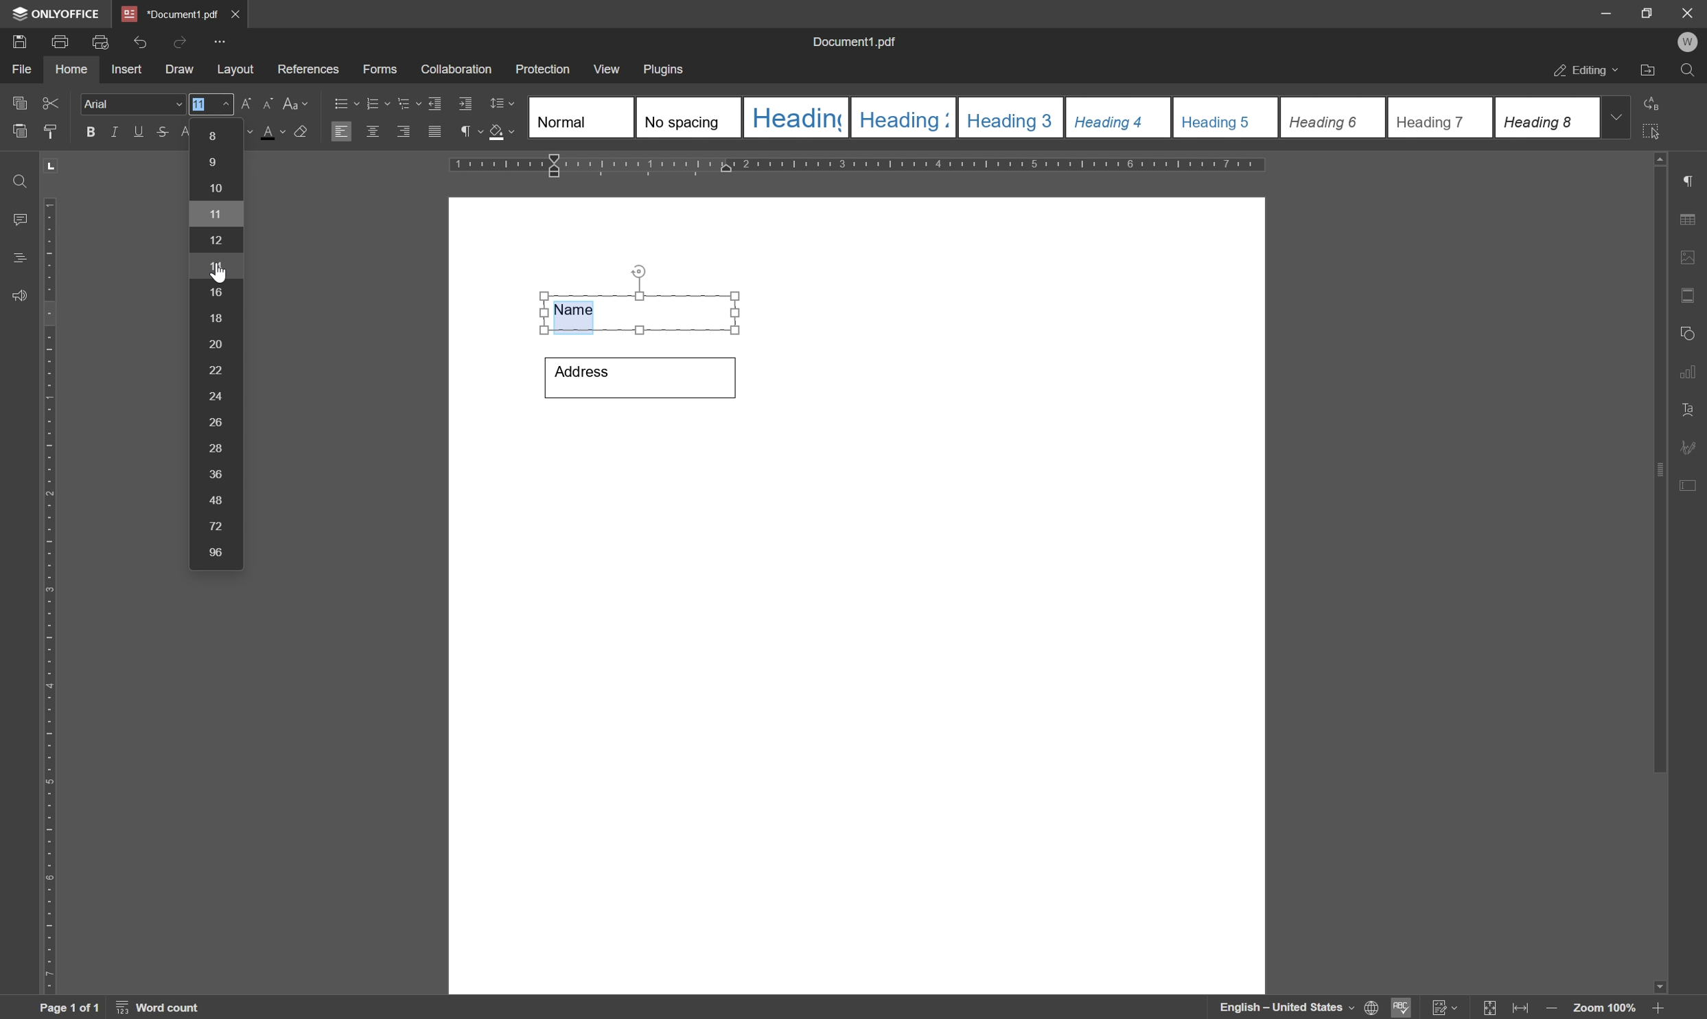 The height and width of the screenshot is (1019, 1707). I want to click on restore down, so click(1641, 12).